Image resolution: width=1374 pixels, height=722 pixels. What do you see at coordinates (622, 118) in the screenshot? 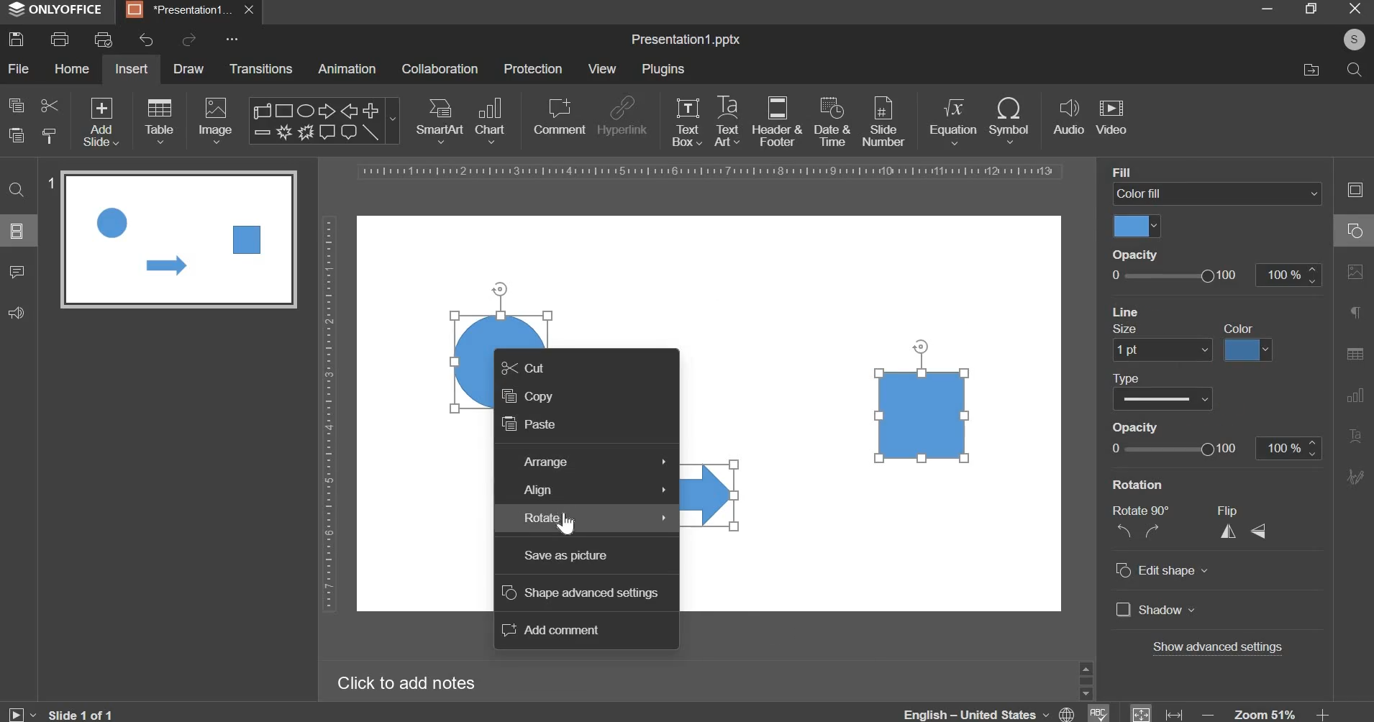
I see `hyperlink` at bounding box center [622, 118].